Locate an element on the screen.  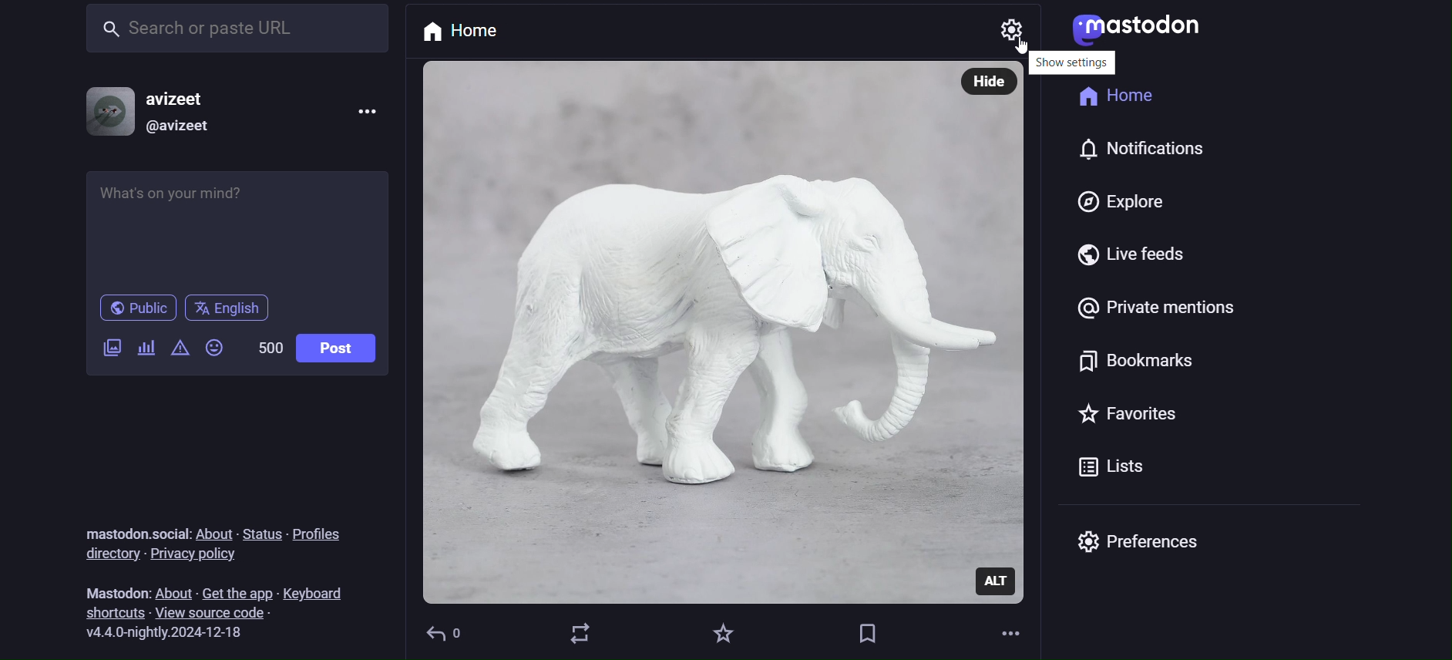
What's on your mind? is located at coordinates (235, 230).